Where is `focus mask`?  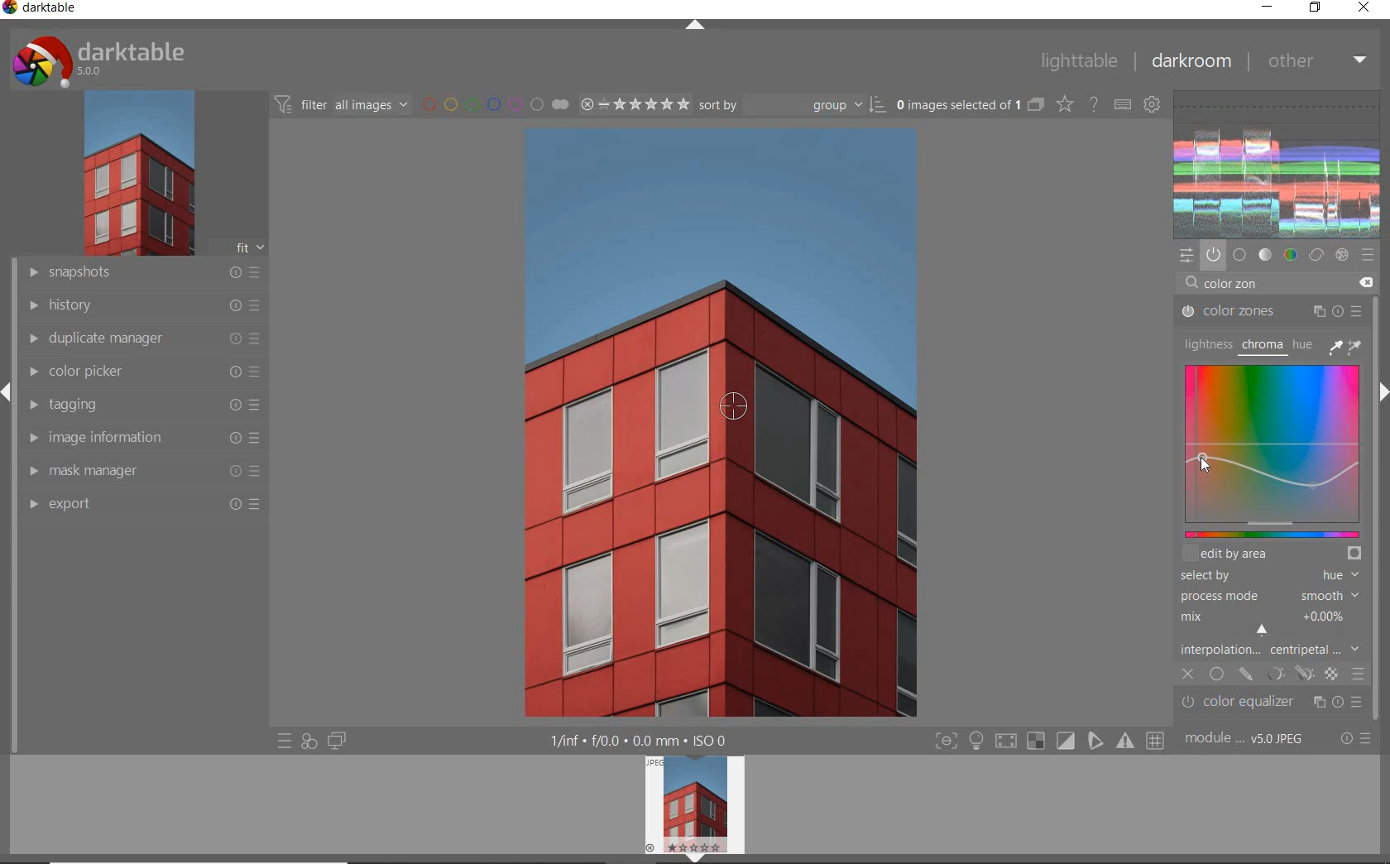 focus mask is located at coordinates (1123, 742).